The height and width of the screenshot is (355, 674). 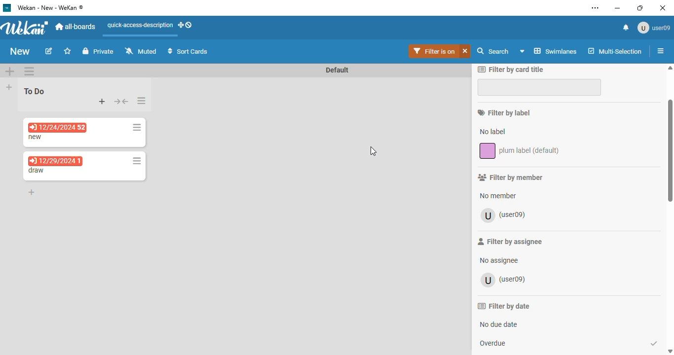 I want to click on muted, so click(x=141, y=51).